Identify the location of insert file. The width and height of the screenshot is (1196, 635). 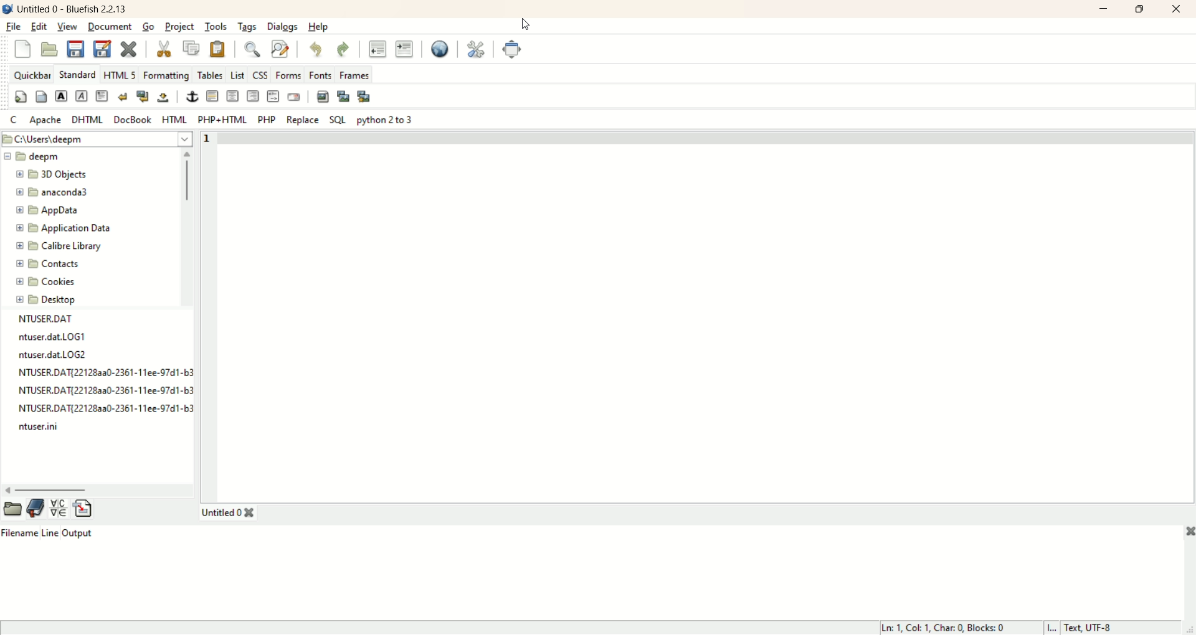
(83, 506).